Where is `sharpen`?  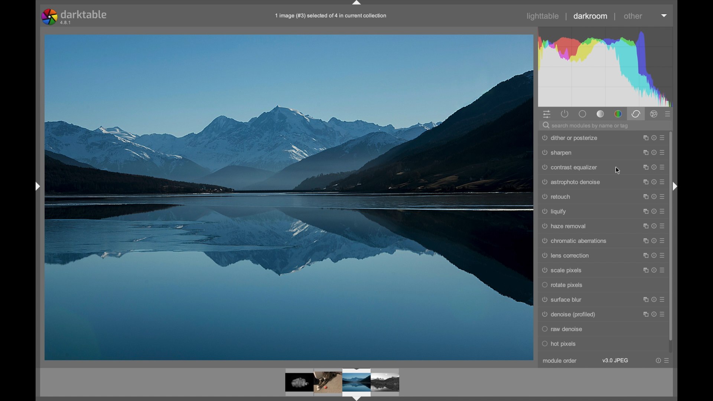 sharpen is located at coordinates (557, 153).